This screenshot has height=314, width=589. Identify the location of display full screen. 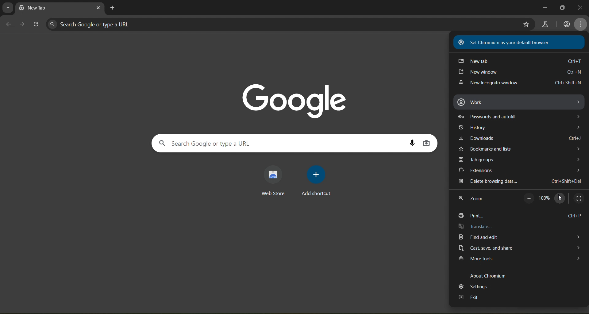
(579, 197).